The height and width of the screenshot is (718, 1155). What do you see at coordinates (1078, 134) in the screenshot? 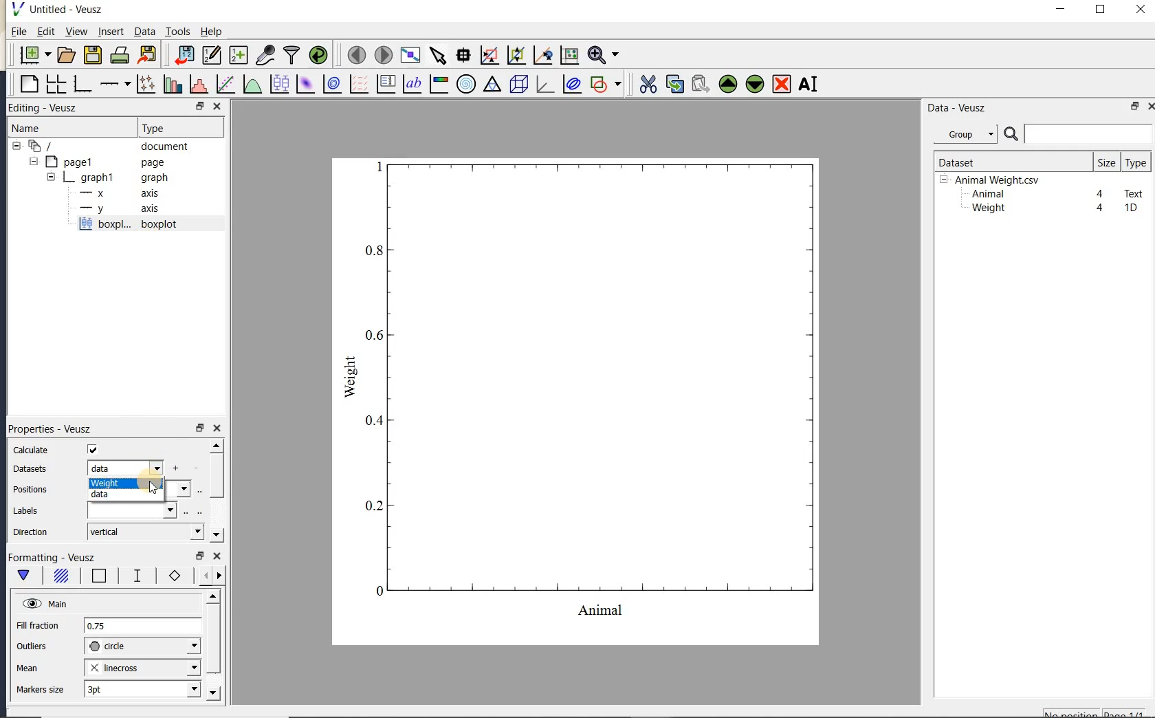
I see `search datasets` at bounding box center [1078, 134].